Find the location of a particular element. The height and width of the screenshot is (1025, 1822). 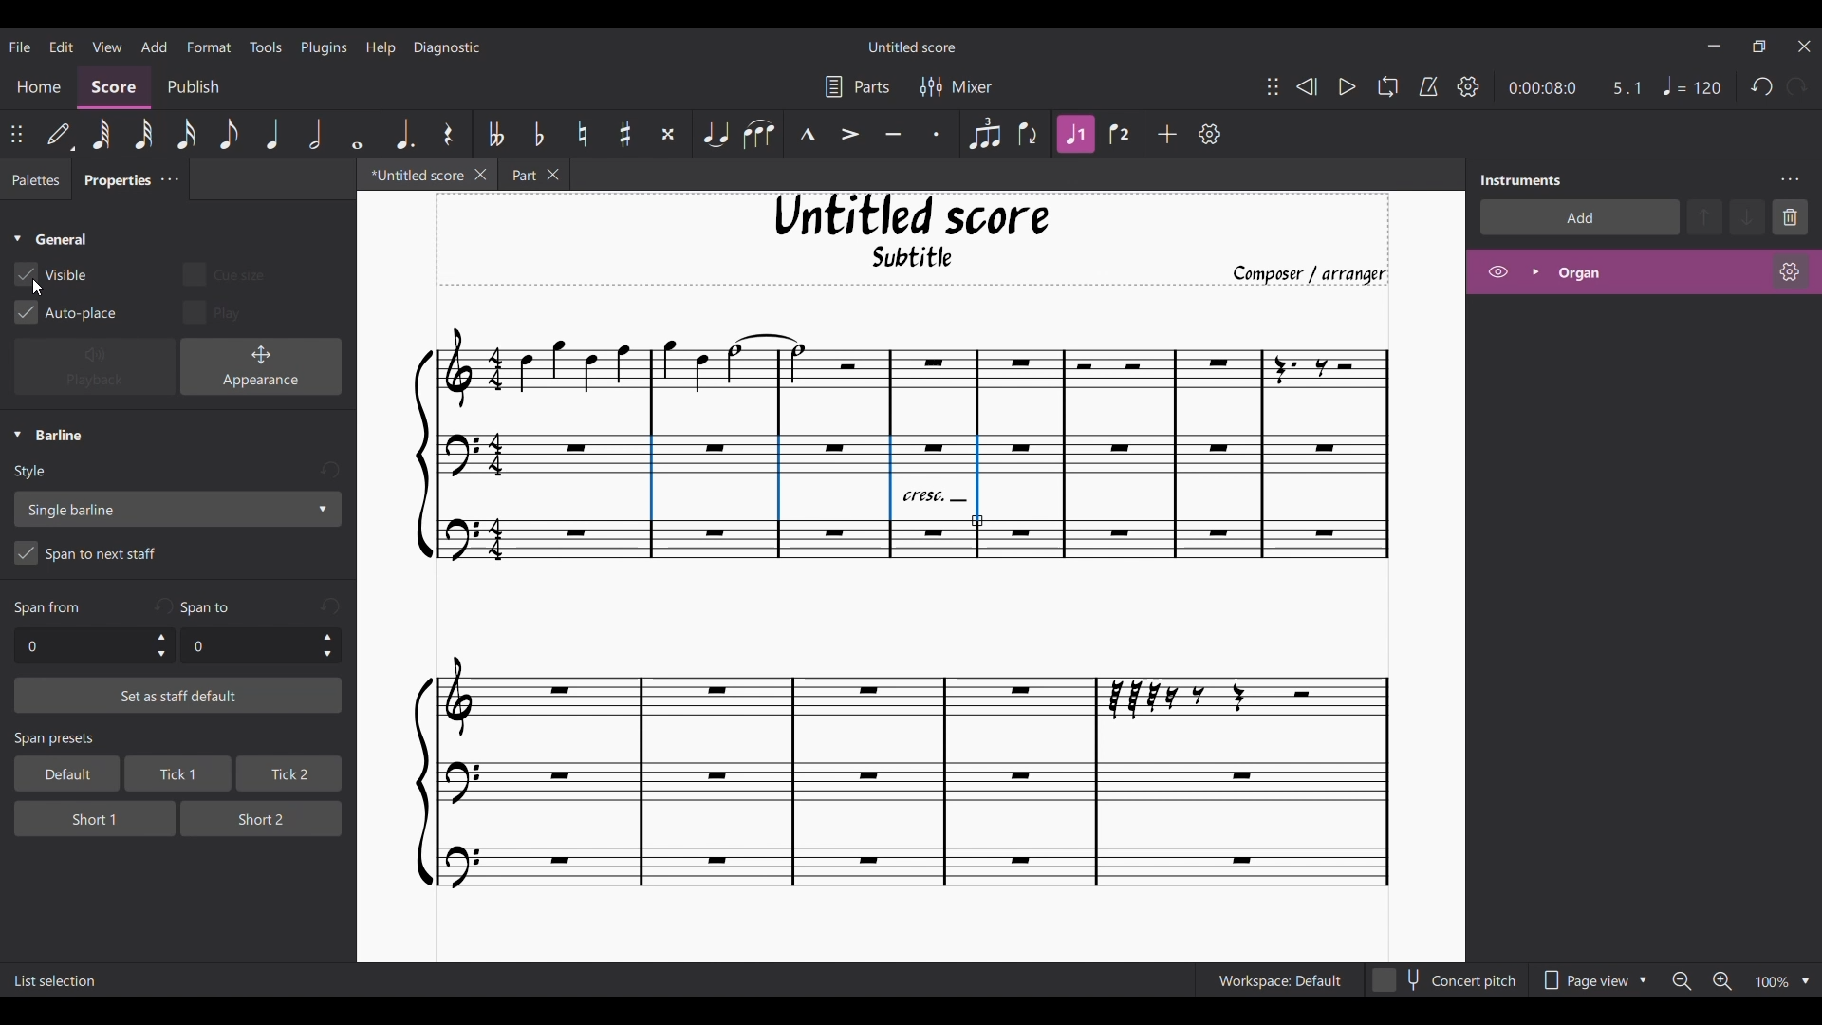

16th note is located at coordinates (188, 134).